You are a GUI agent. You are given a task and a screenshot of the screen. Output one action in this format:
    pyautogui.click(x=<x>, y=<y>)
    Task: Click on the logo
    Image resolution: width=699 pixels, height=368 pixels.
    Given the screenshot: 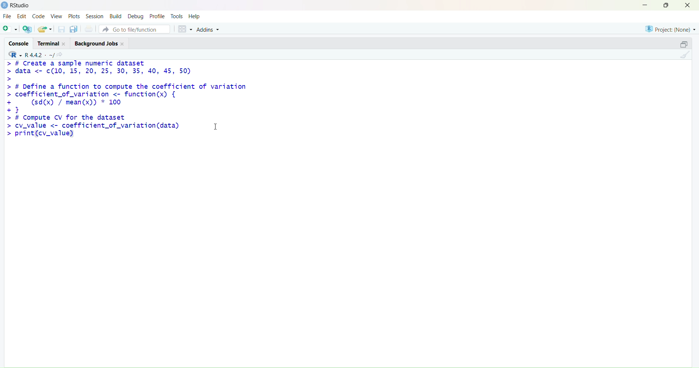 What is the action you would take?
    pyautogui.click(x=5, y=5)
    